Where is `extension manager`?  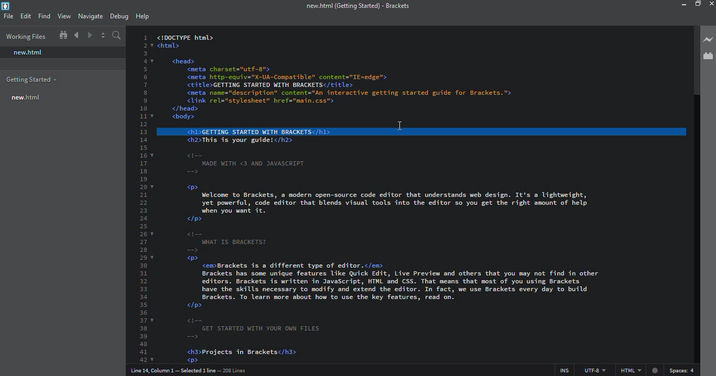
extension manager is located at coordinates (708, 57).